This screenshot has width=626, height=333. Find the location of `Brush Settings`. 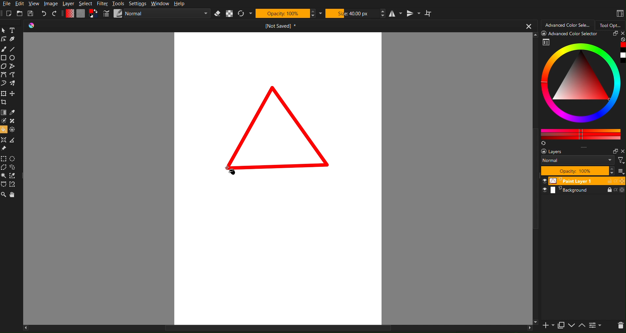

Brush Settings is located at coordinates (158, 14).